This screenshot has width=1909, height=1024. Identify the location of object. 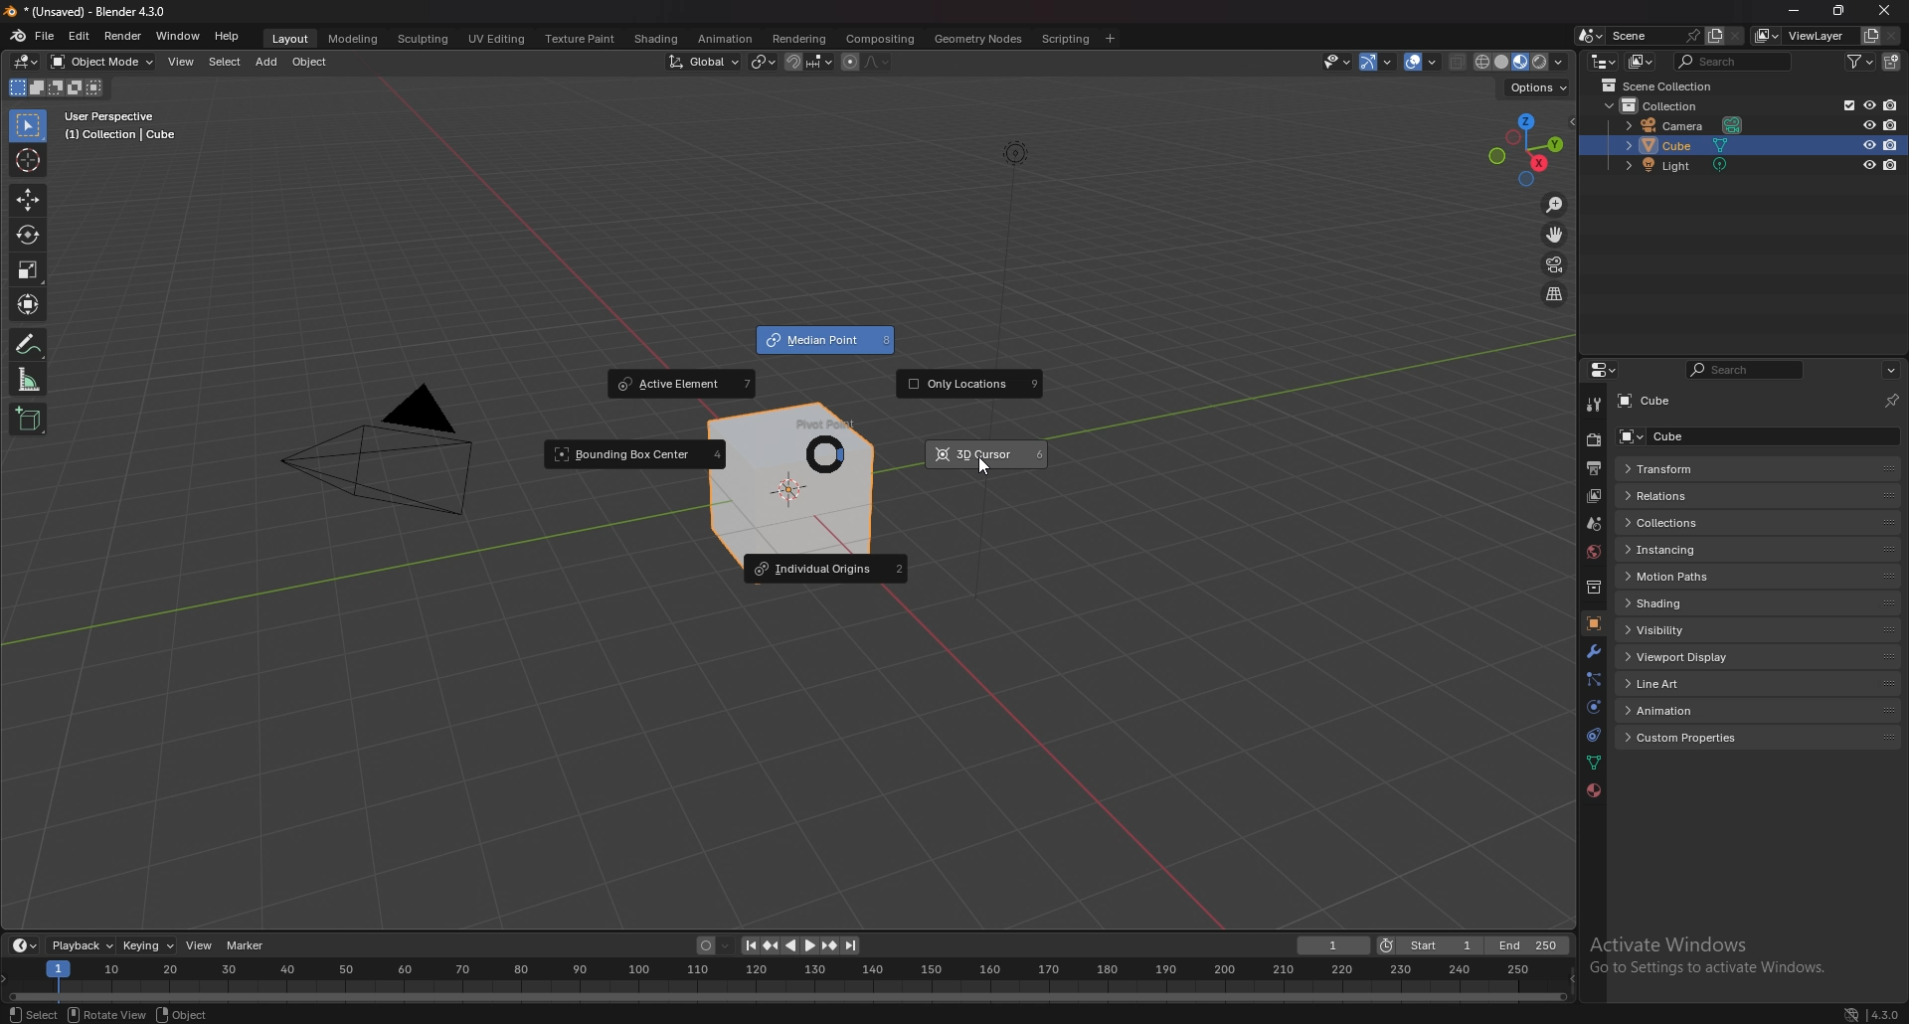
(310, 62).